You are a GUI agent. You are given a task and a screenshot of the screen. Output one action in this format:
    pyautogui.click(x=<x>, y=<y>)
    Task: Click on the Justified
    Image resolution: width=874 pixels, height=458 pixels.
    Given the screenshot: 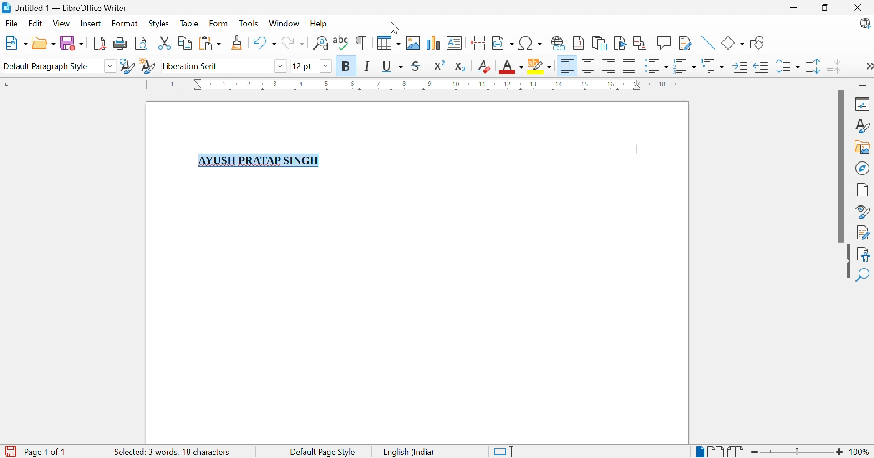 What is the action you would take?
    pyautogui.click(x=629, y=66)
    